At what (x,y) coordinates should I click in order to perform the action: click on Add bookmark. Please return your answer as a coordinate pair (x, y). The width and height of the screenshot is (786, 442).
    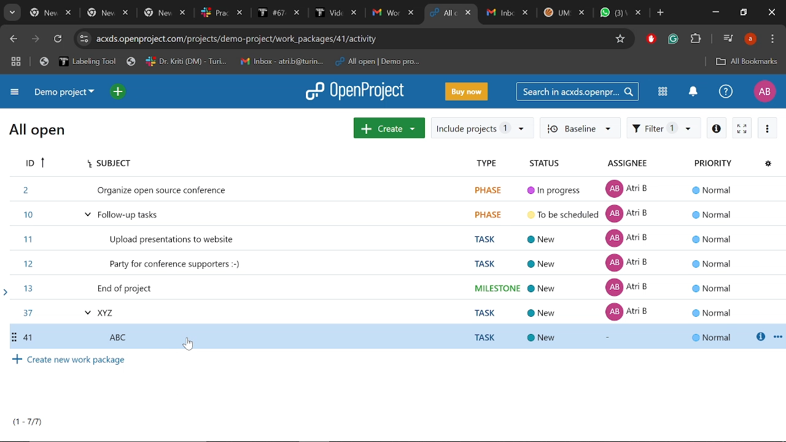
    Looking at the image, I should click on (746, 61).